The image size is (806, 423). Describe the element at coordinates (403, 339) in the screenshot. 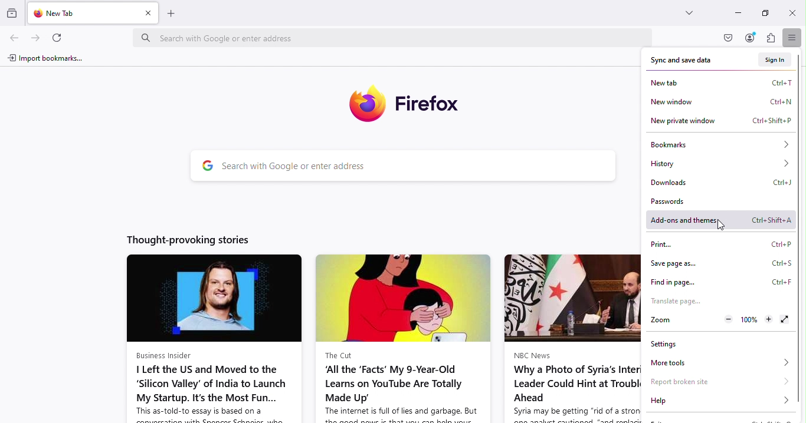

I see `news article from the cut` at that location.